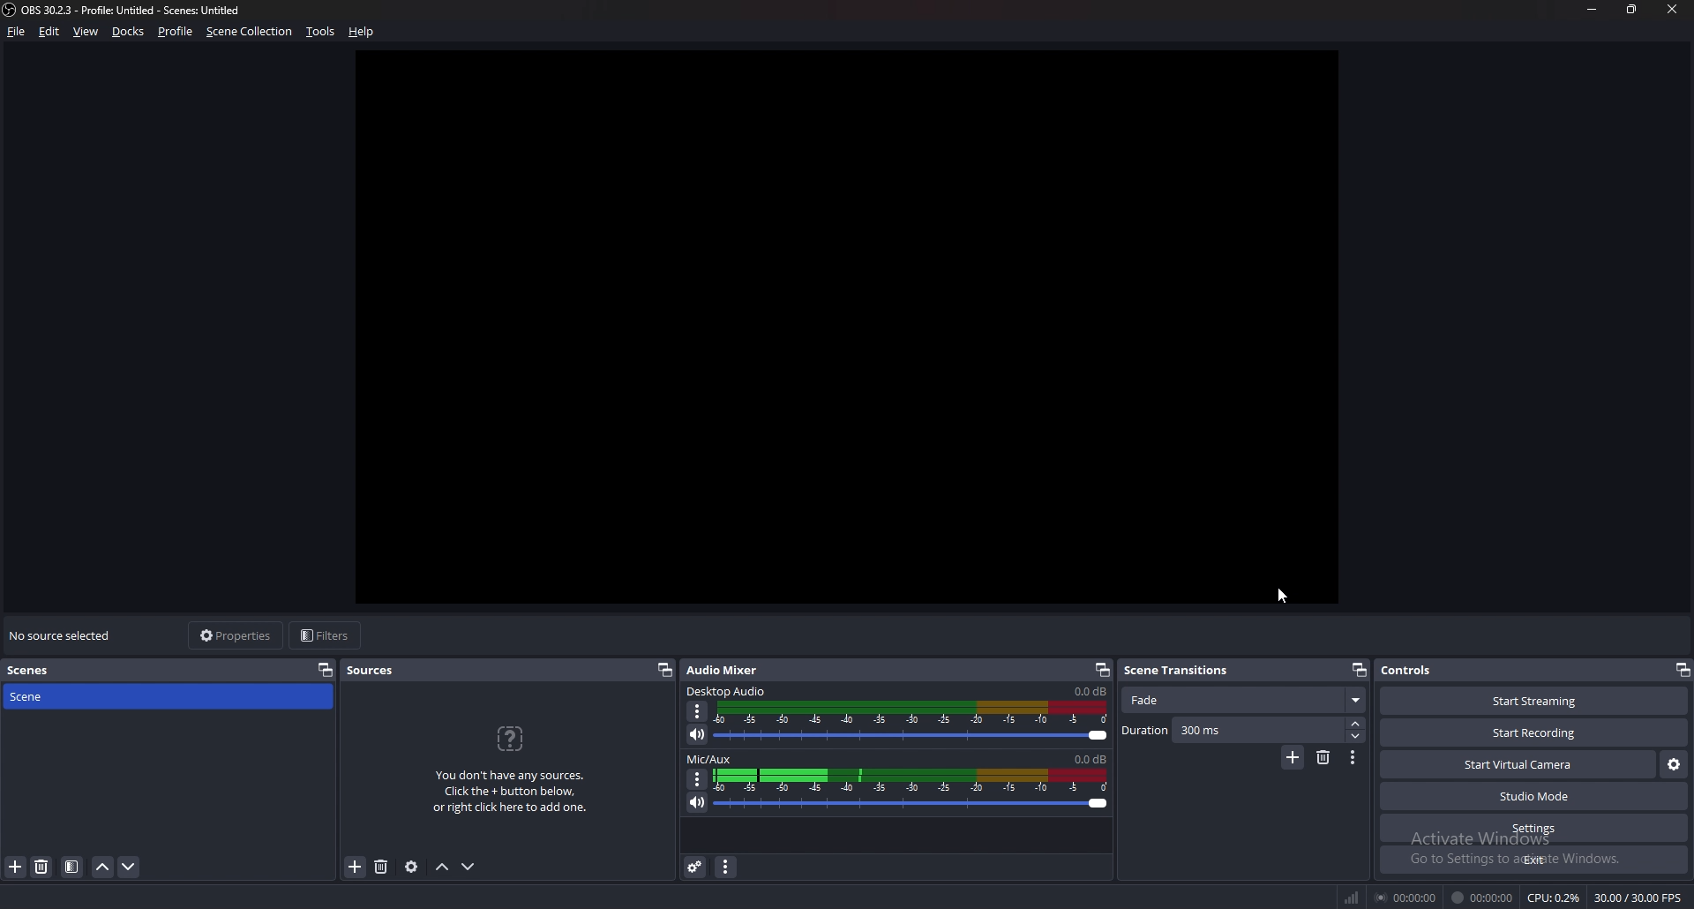 This screenshot has height=909, width=1694. Describe the element at coordinates (1524, 702) in the screenshot. I see `start streaming` at that location.